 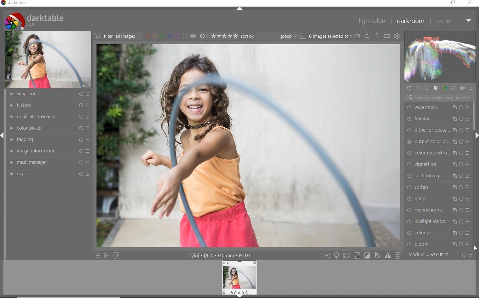 I want to click on toggle mode , so click(x=367, y=255).